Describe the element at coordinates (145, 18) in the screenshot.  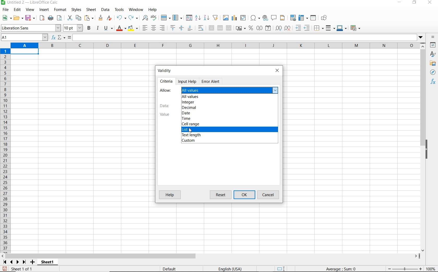
I see `find and replace` at that location.